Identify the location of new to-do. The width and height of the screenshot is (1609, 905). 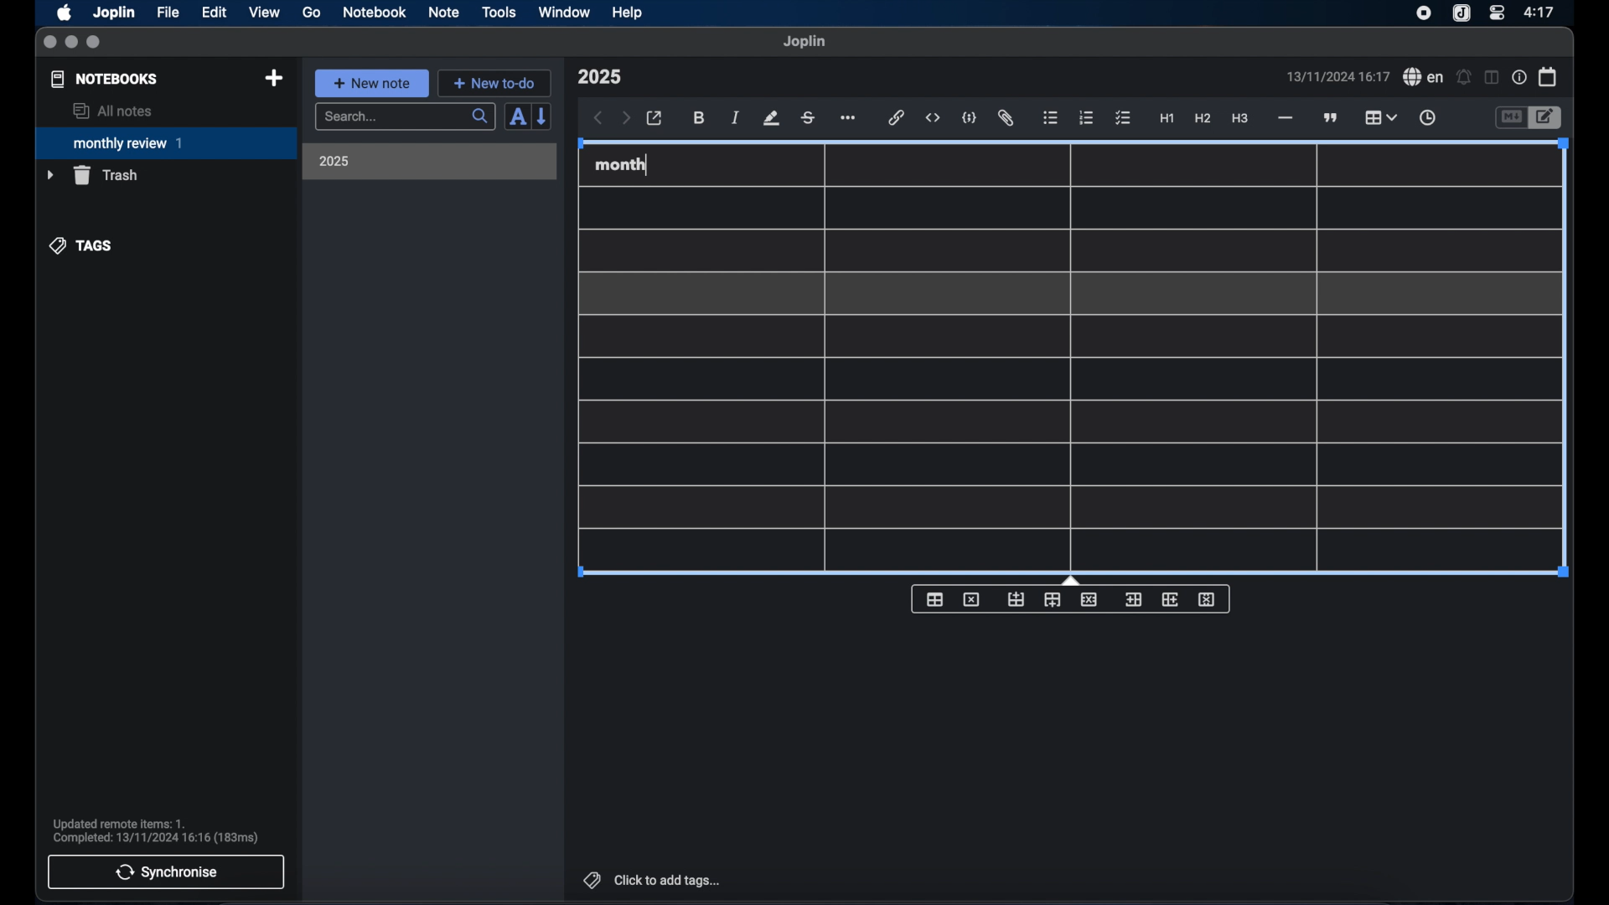
(495, 83).